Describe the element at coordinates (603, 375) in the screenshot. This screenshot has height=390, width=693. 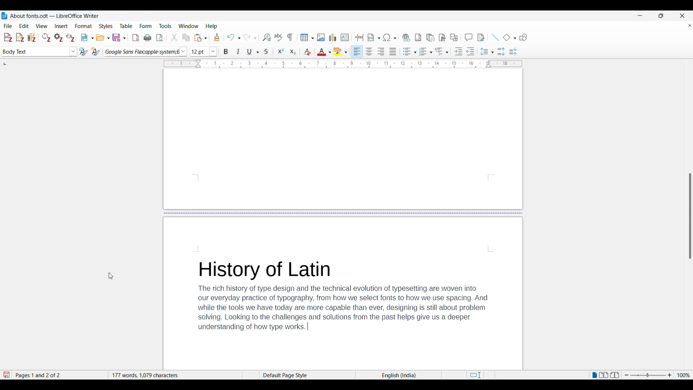
I see `Multiple page view` at that location.